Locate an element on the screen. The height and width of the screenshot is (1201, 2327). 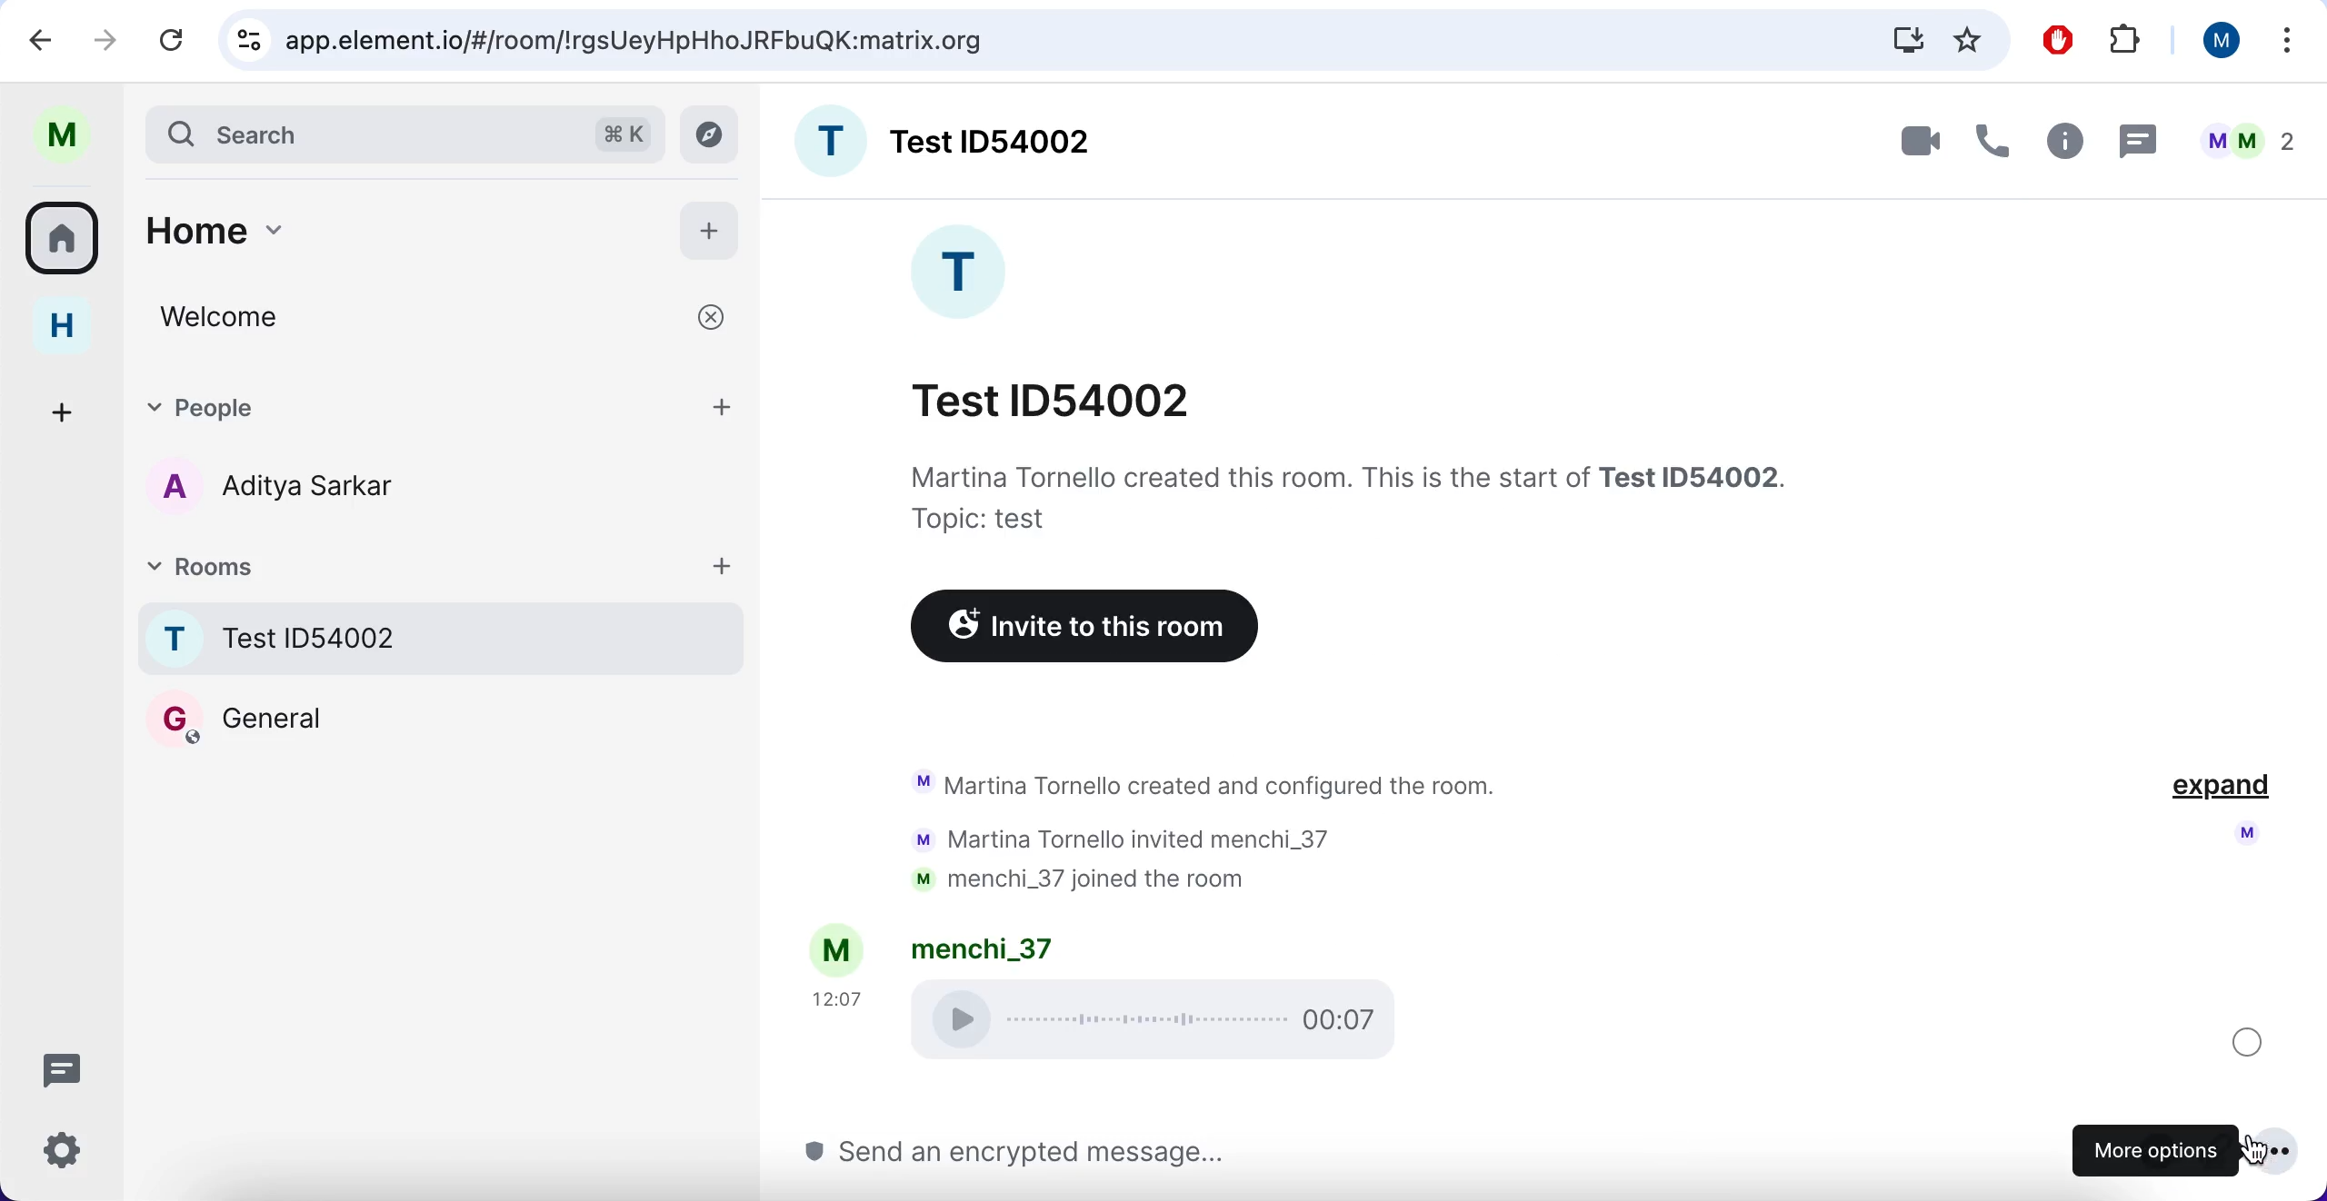
home is located at coordinates (393, 228).